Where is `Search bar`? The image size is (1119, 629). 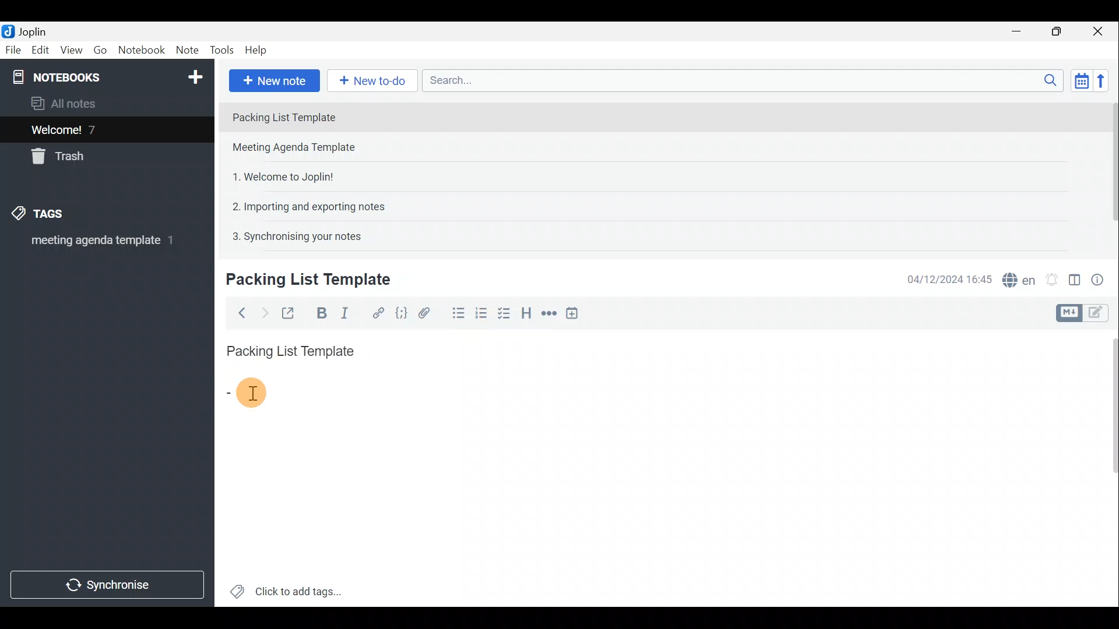
Search bar is located at coordinates (740, 82).